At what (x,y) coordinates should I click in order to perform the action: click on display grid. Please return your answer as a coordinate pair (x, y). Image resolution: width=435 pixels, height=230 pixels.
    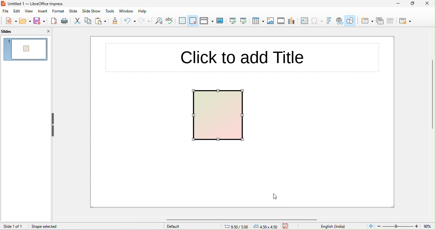
    Looking at the image, I should click on (182, 20).